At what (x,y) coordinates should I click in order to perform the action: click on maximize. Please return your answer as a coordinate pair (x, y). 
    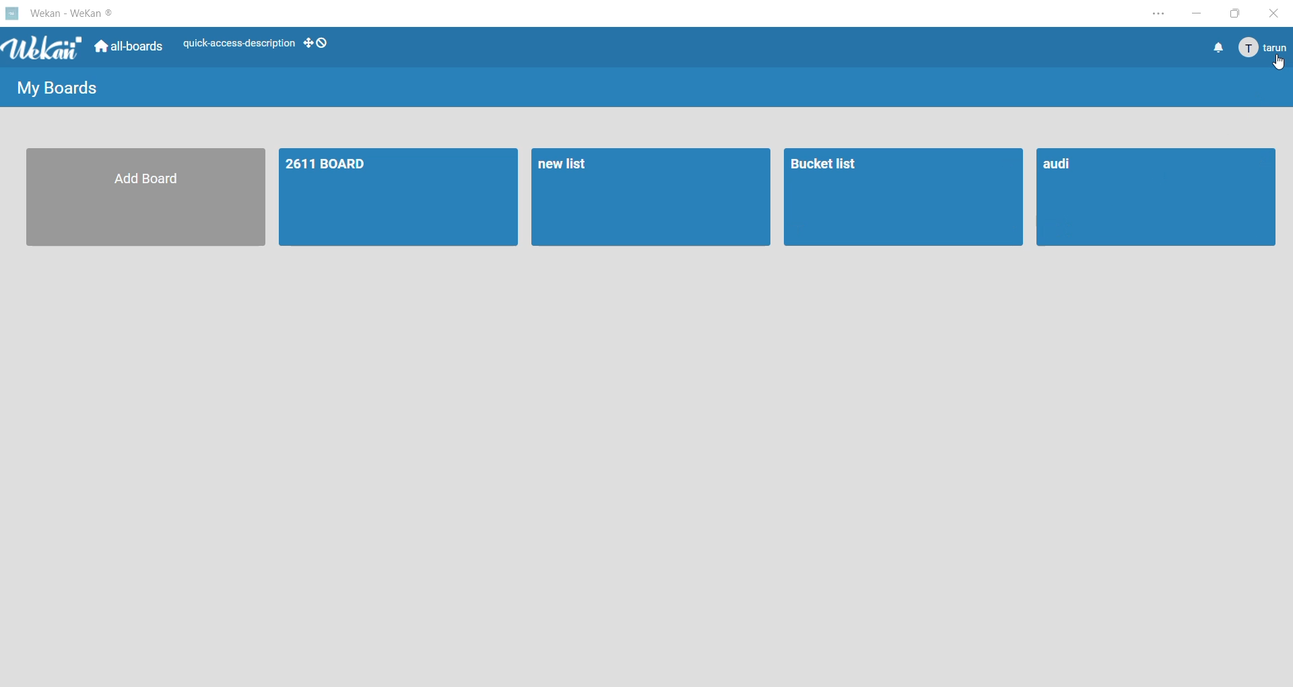
    Looking at the image, I should click on (1240, 13).